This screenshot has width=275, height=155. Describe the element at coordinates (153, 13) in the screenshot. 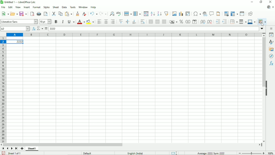

I see `Sort ascending` at that location.